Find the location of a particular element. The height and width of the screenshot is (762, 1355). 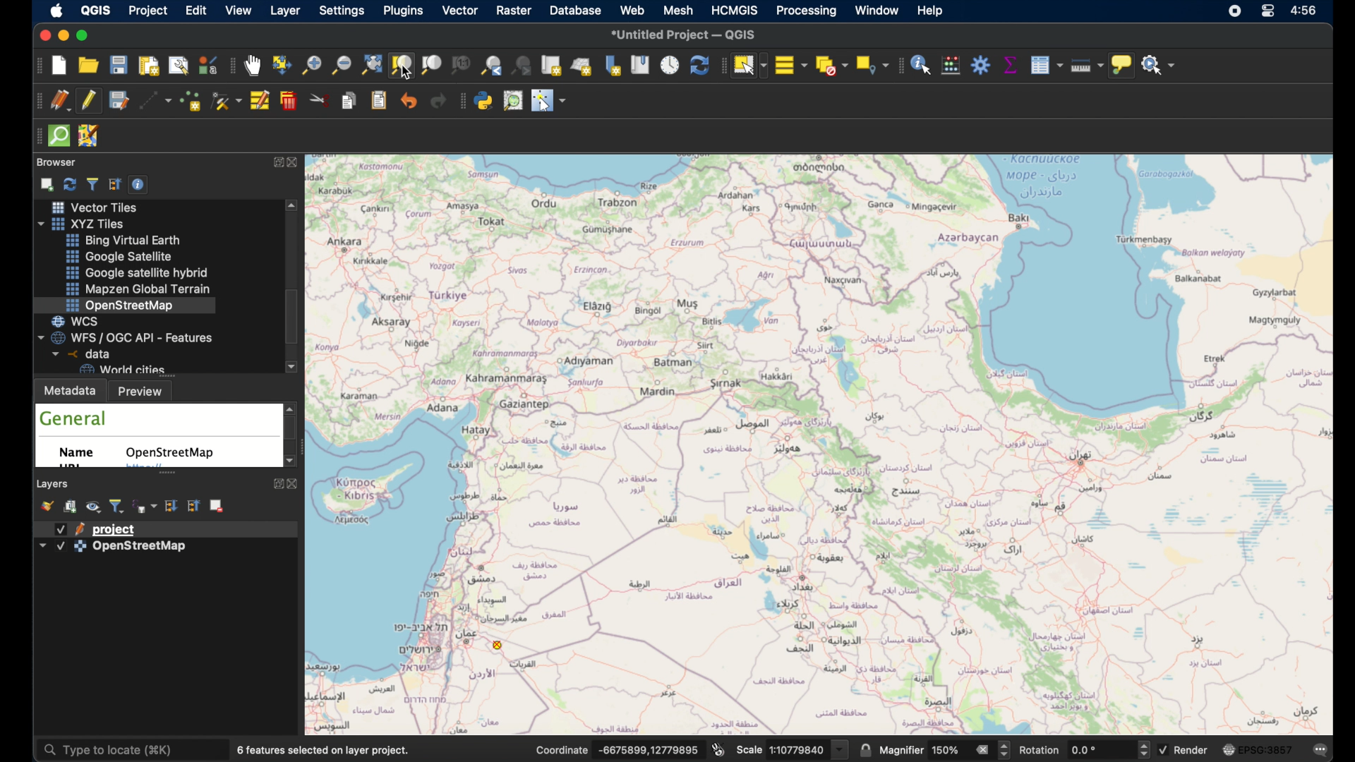

openstreetmap is located at coordinates (121, 305).